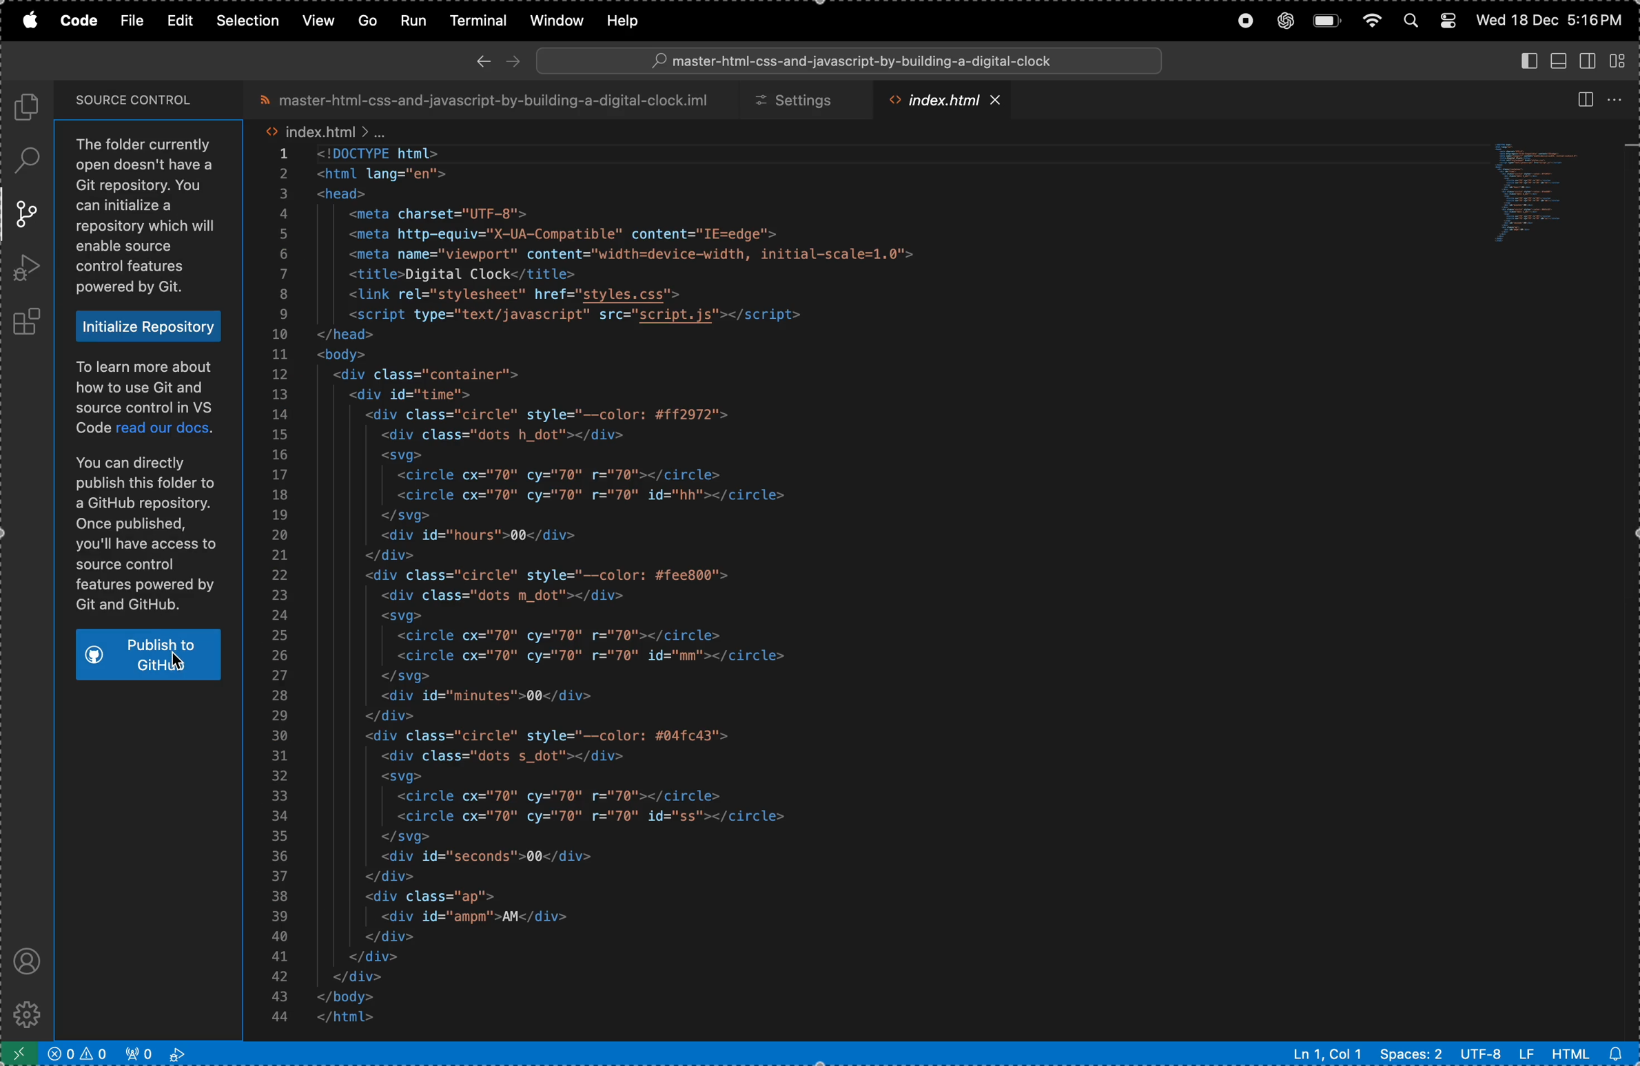 This screenshot has height=1066, width=1640. What do you see at coordinates (453, 216) in the screenshot?
I see `<meta charset="UTF-8">` at bounding box center [453, 216].